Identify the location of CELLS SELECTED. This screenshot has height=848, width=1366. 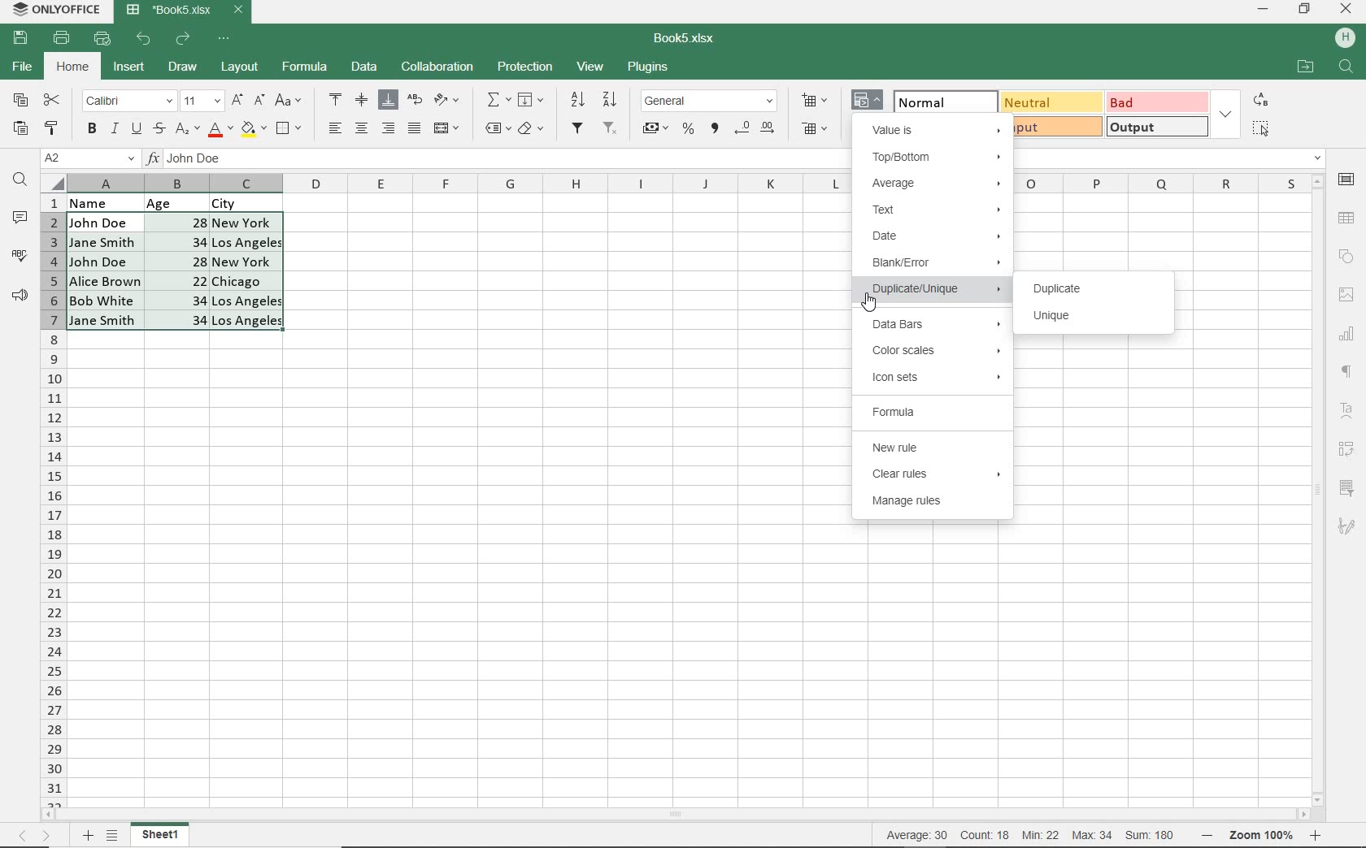
(176, 271).